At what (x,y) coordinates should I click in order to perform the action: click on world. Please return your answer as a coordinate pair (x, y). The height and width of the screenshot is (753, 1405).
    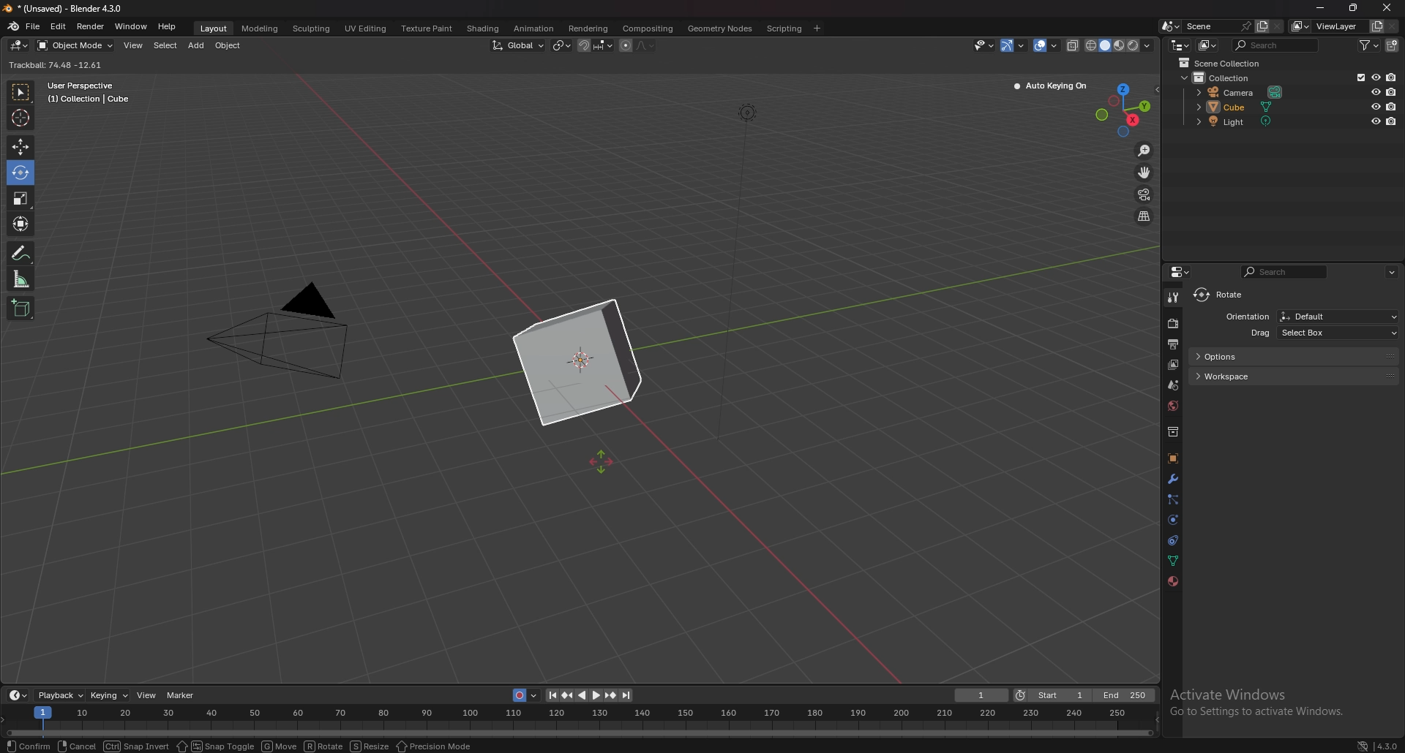
    Looking at the image, I should click on (1173, 406).